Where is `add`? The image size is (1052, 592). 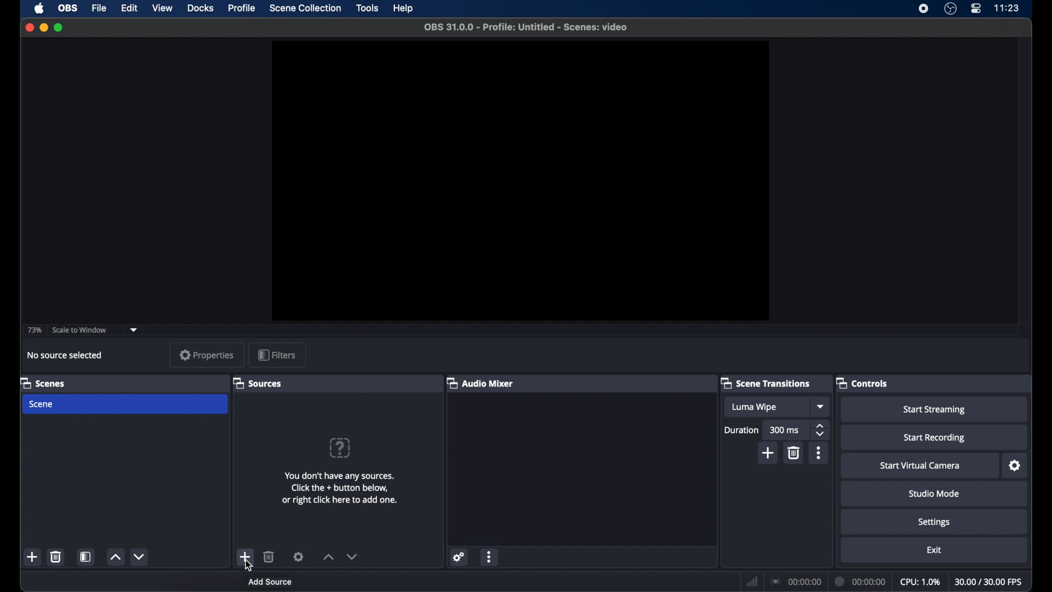 add is located at coordinates (769, 453).